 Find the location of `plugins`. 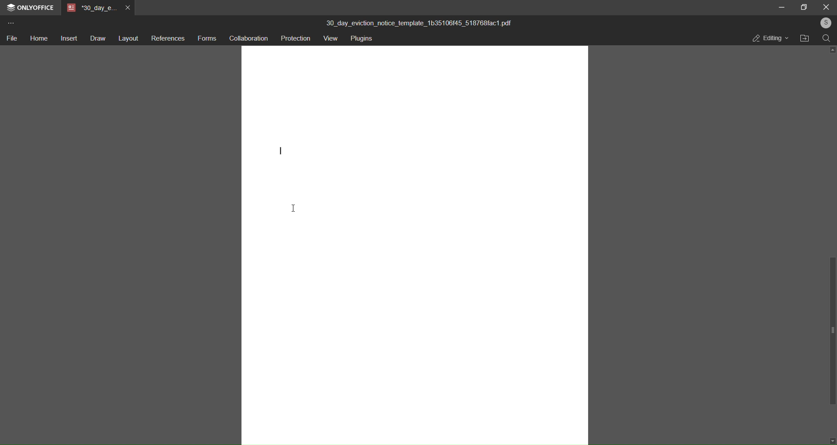

plugins is located at coordinates (361, 39).